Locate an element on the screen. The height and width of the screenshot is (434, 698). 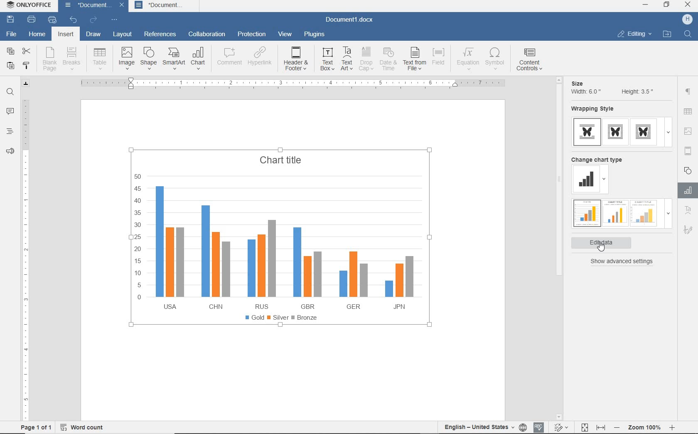
show advanced settings is located at coordinates (624, 261).